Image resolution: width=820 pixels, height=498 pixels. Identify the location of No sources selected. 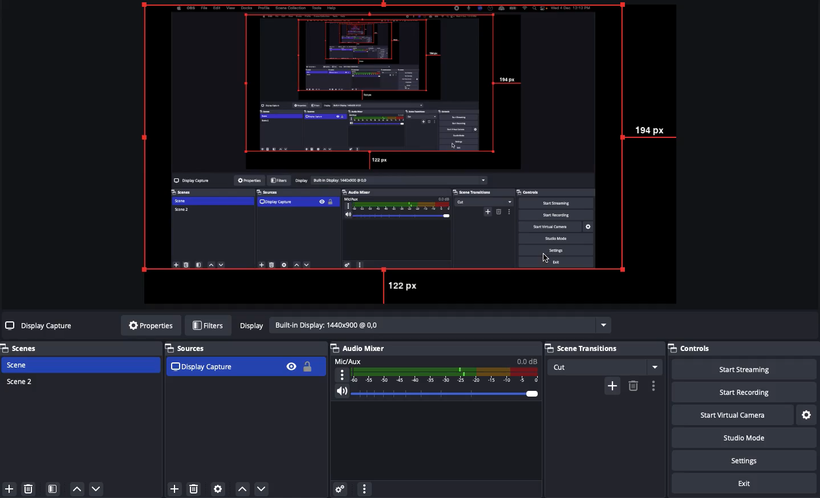
(40, 325).